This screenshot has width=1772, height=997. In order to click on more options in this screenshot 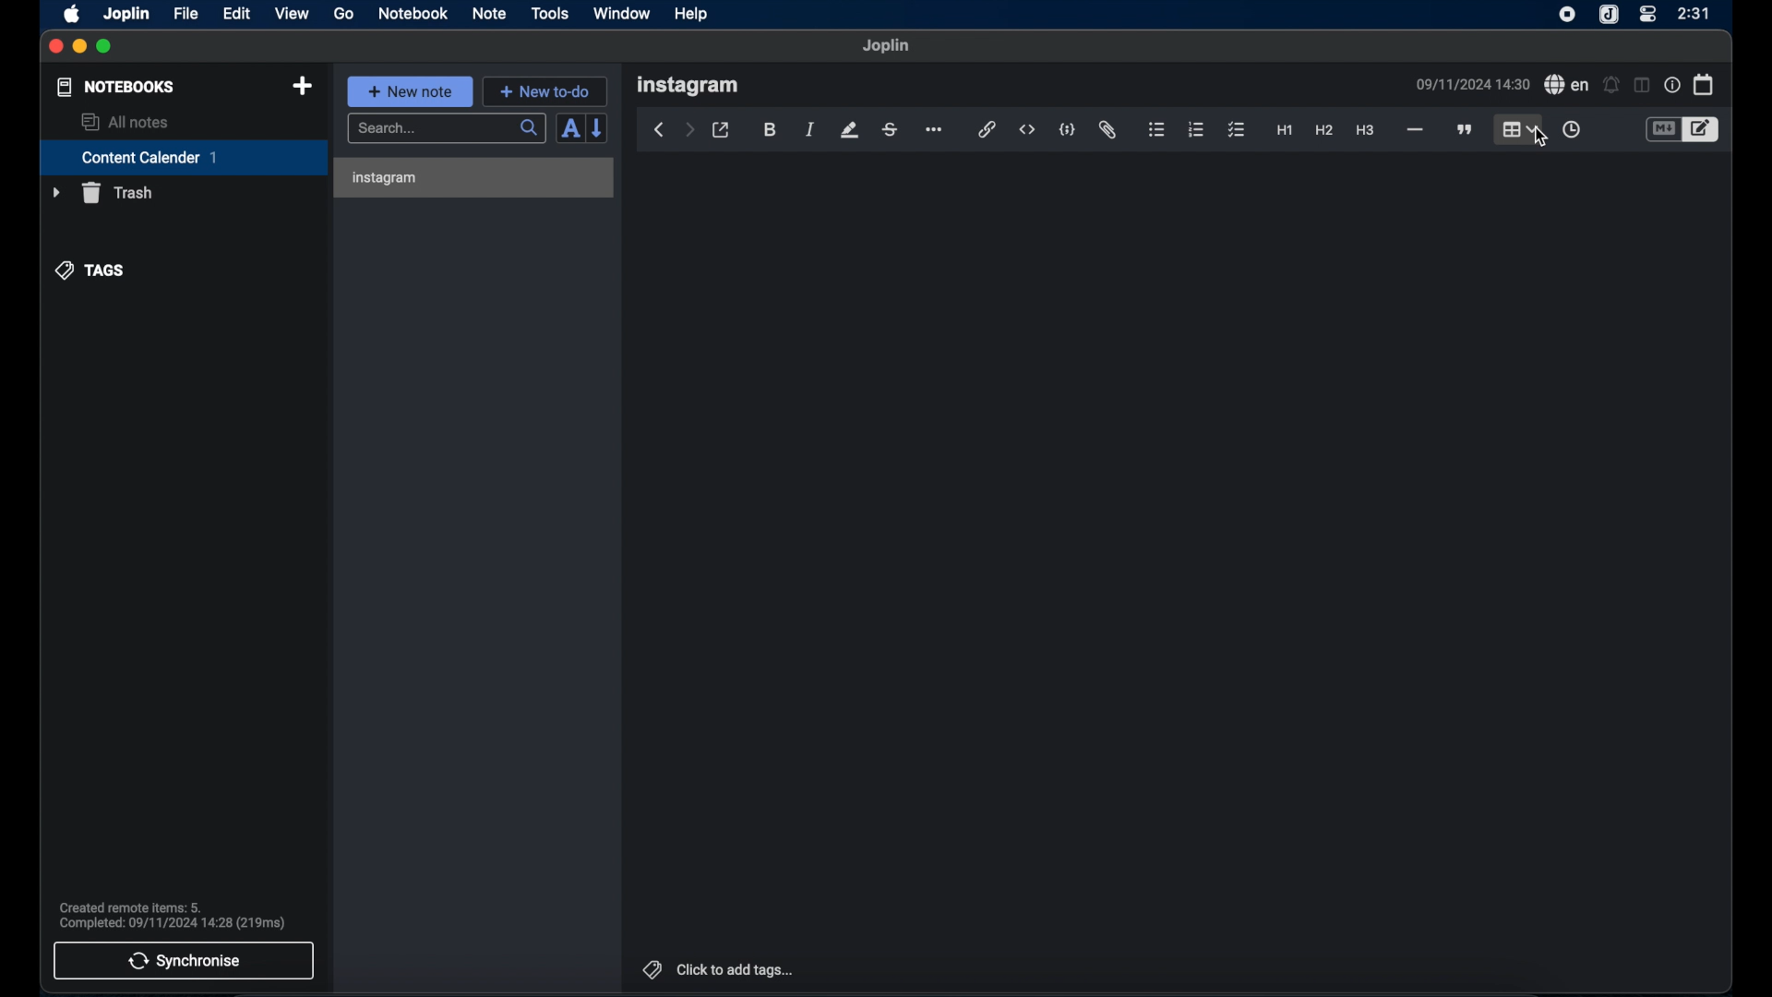, I will do `click(932, 129)`.